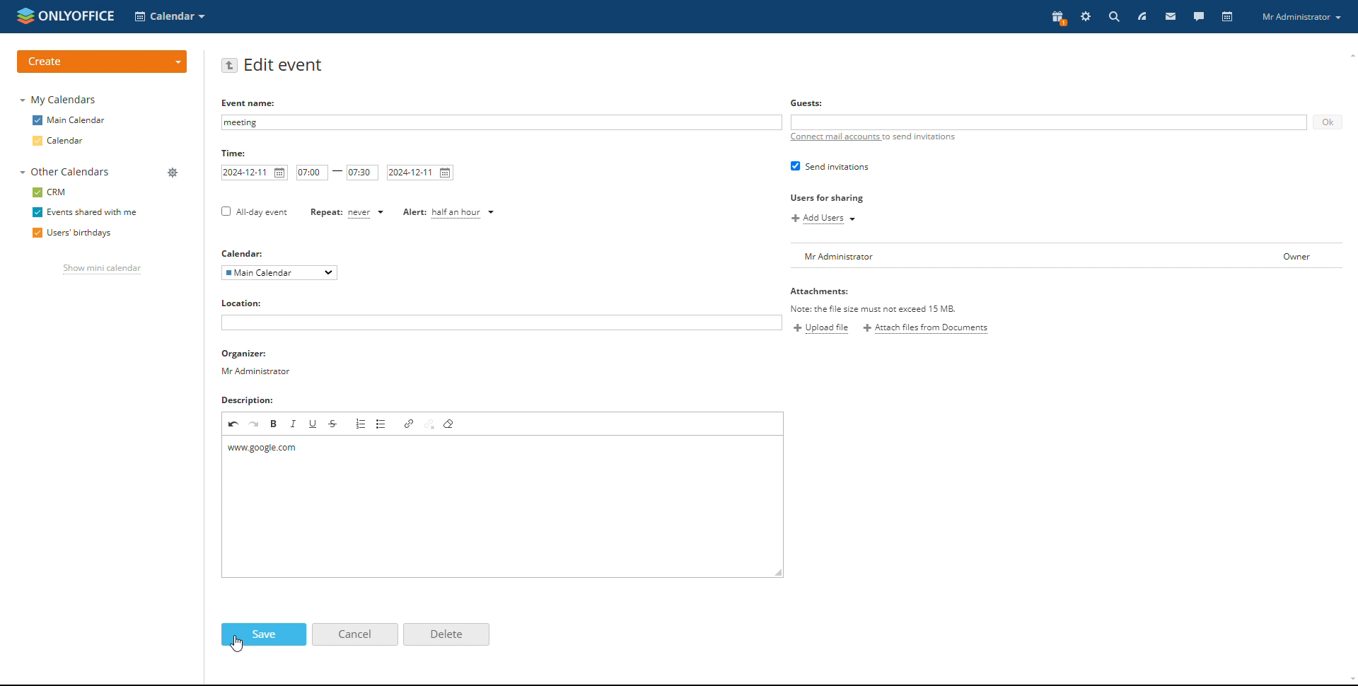  I want to click on search, so click(1113, 16).